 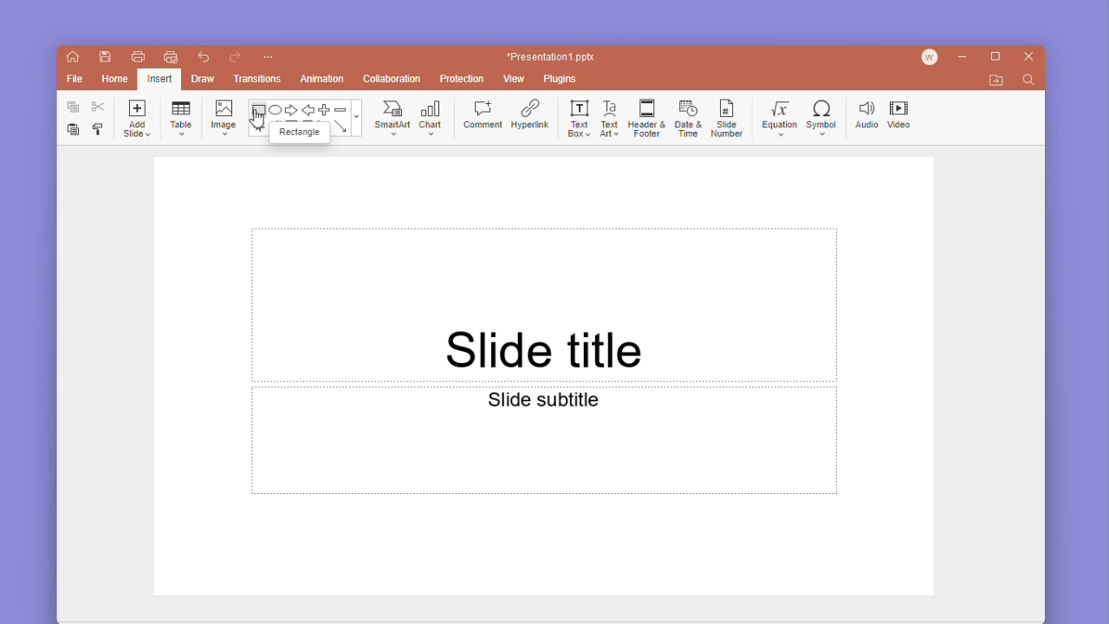 I want to click on hyperlink, so click(x=530, y=114).